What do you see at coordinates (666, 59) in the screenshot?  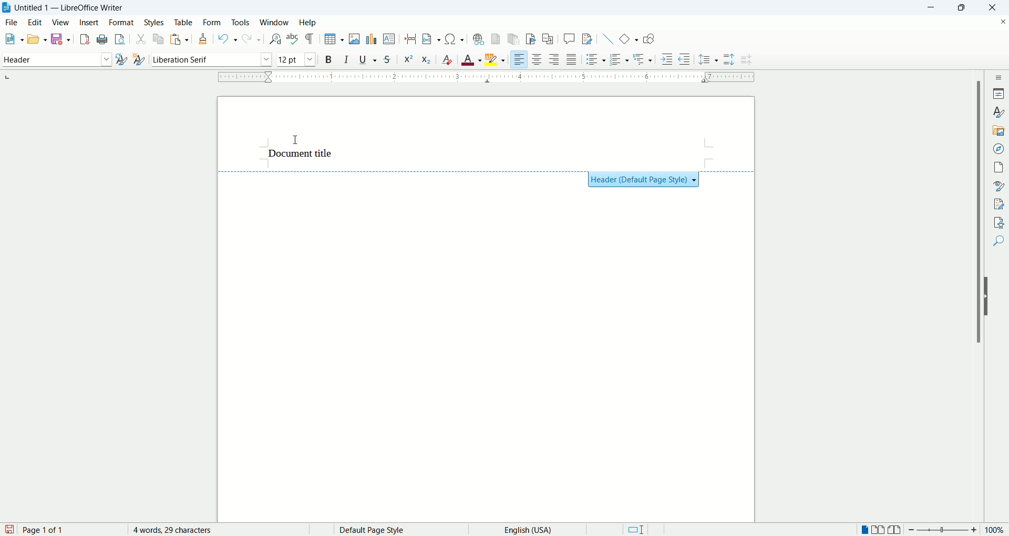 I see `increase indent` at bounding box center [666, 59].